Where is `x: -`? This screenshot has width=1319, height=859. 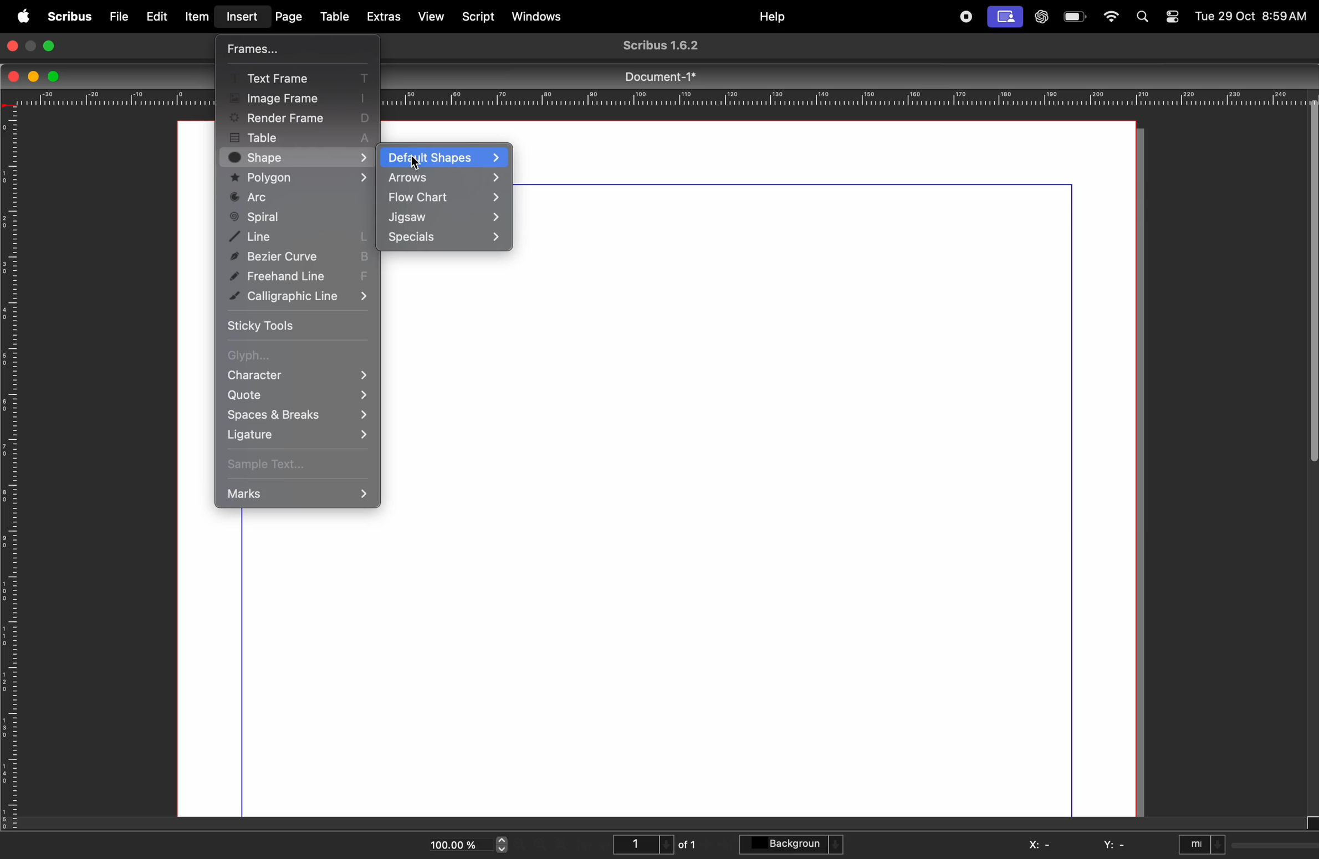 x: - is located at coordinates (1041, 843).